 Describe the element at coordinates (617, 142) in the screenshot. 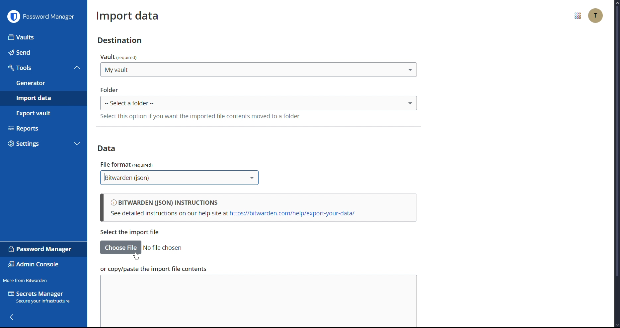

I see `scrollbar` at that location.